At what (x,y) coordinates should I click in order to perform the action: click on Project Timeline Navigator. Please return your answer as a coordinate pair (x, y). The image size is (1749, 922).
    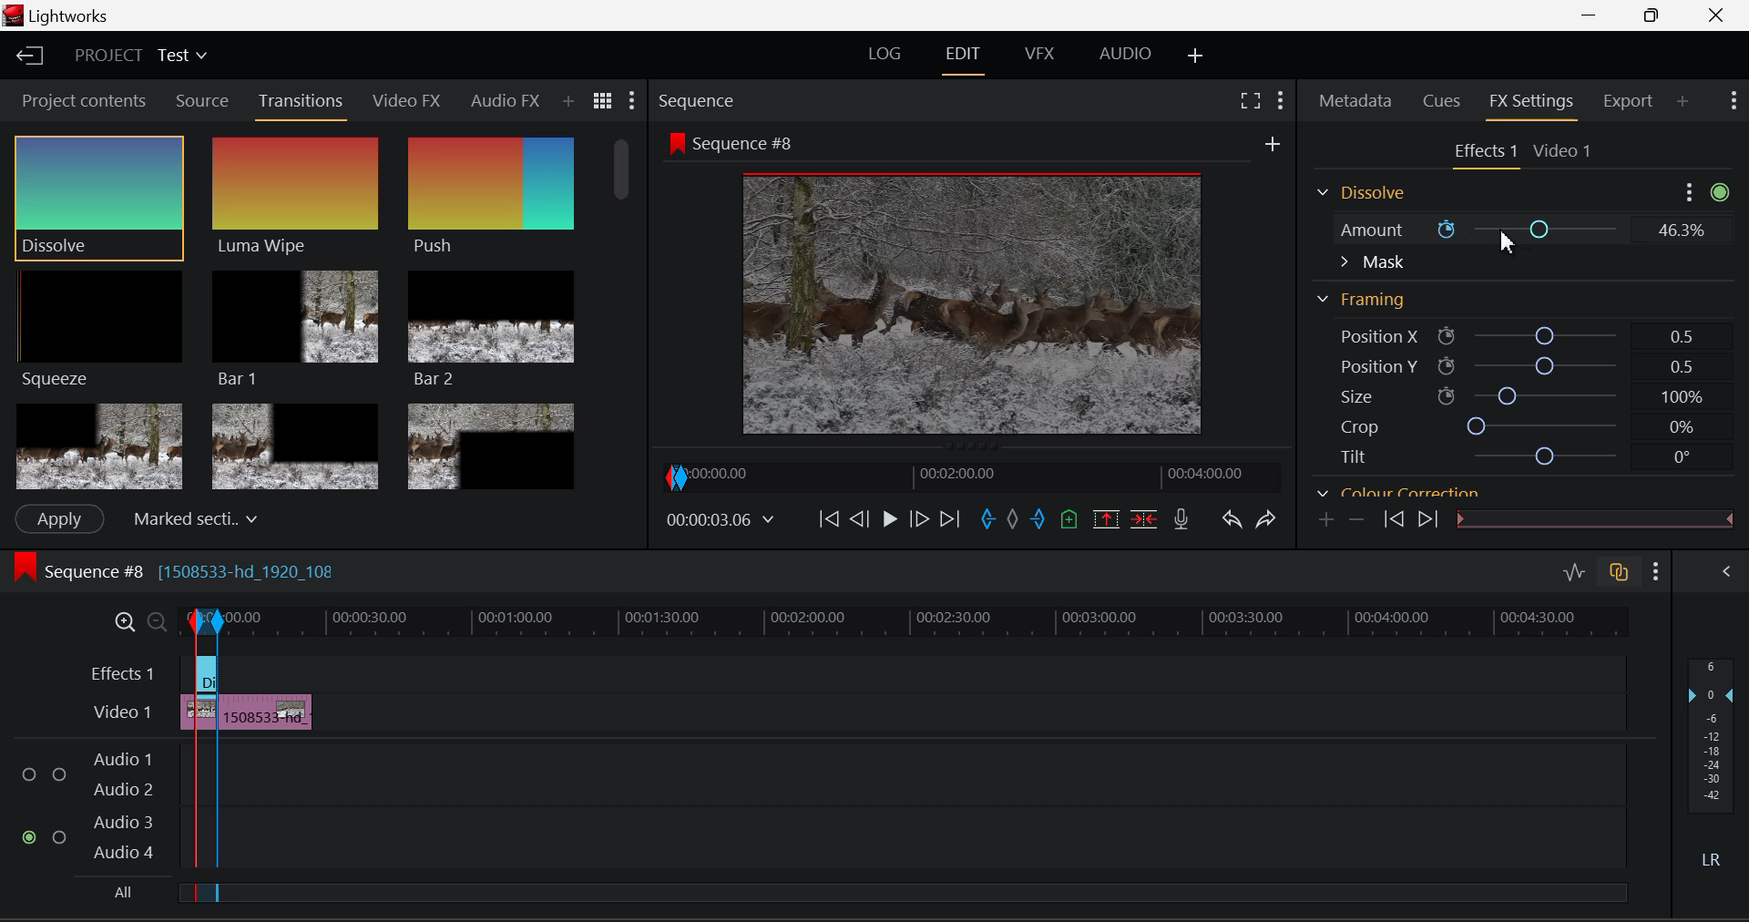
    Looking at the image, I should click on (968, 476).